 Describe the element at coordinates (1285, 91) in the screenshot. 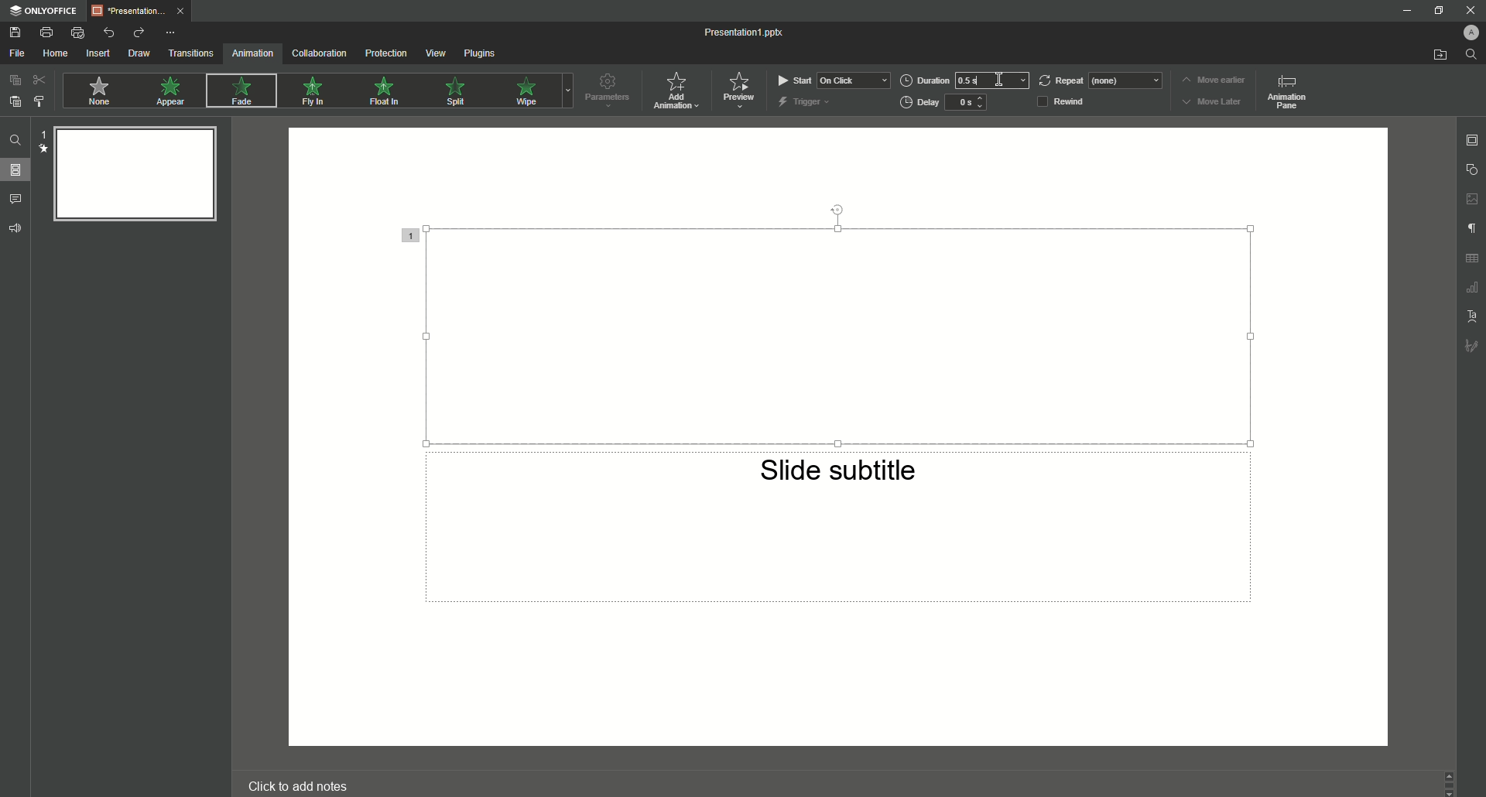

I see `Animation pane` at that location.